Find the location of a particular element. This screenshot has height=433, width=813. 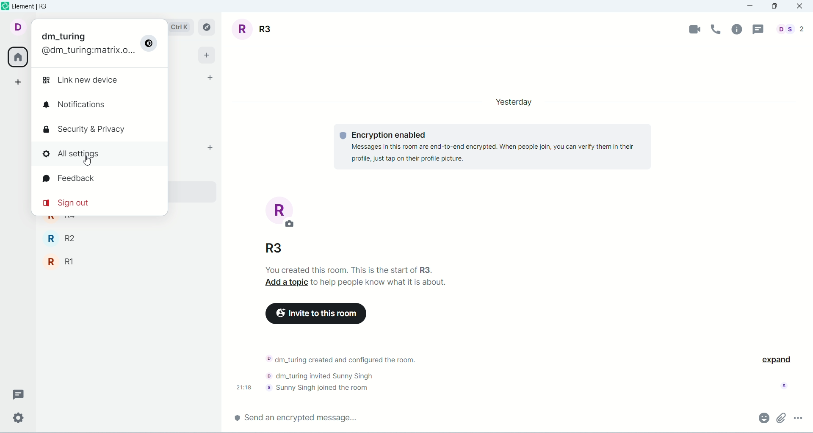

room is located at coordinates (281, 212).